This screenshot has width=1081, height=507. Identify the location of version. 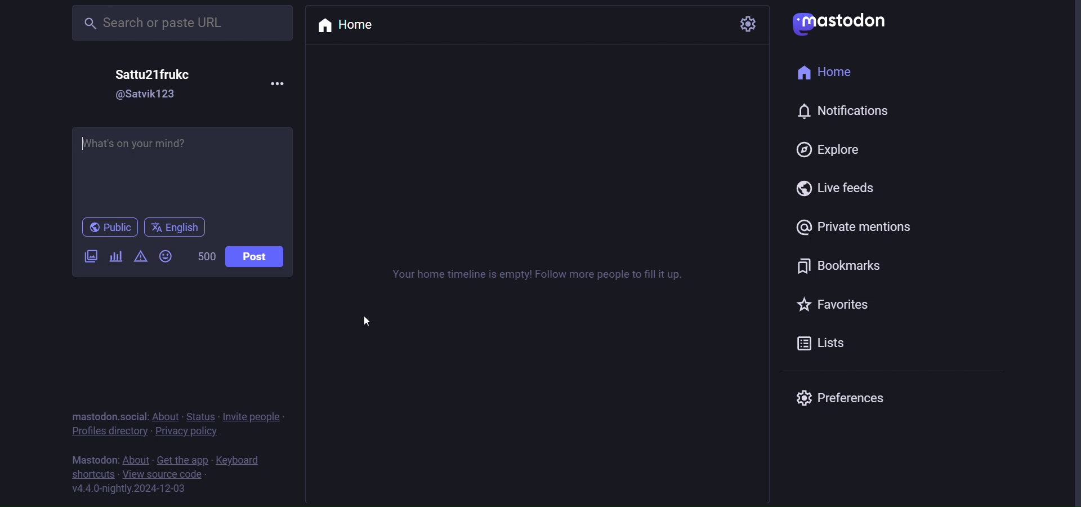
(127, 489).